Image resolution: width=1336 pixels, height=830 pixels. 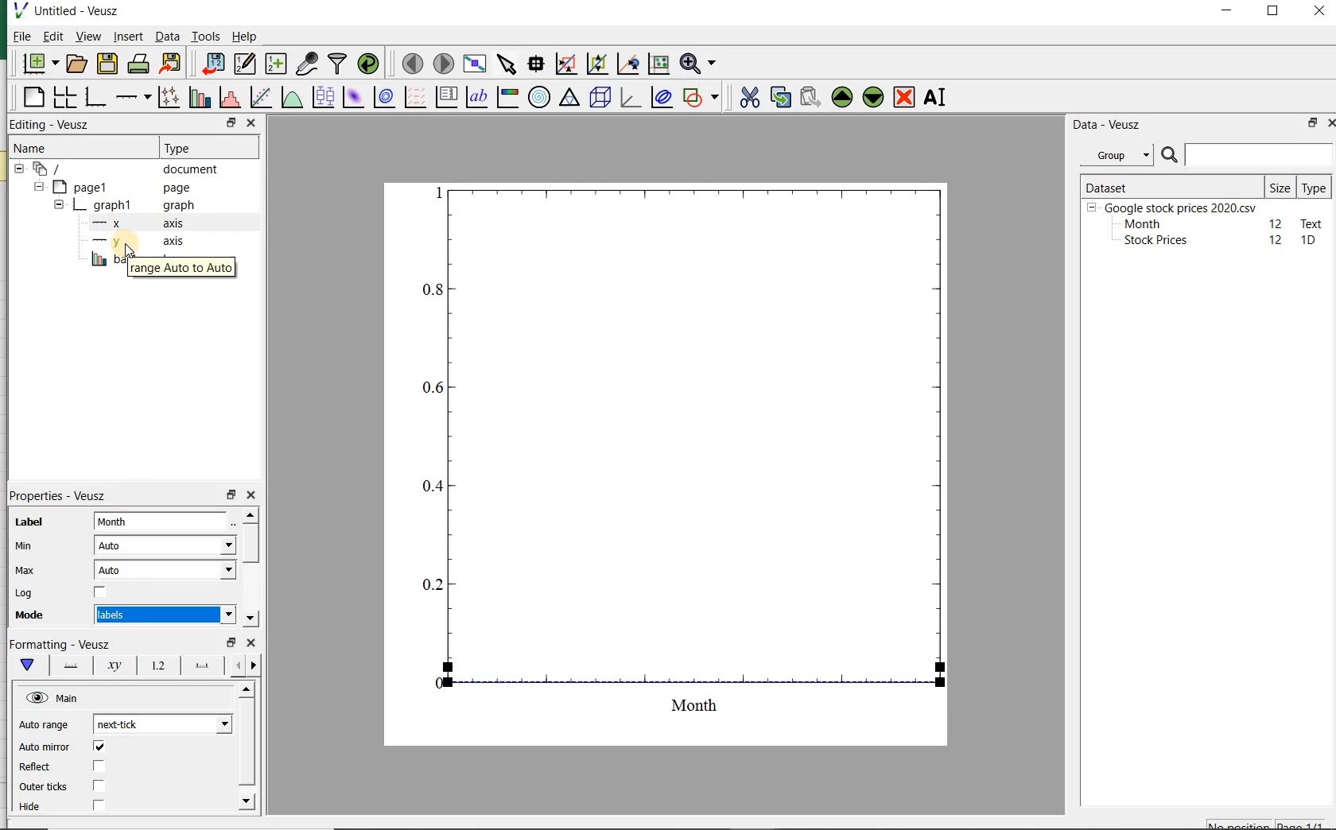 I want to click on ternary graph, so click(x=569, y=99).